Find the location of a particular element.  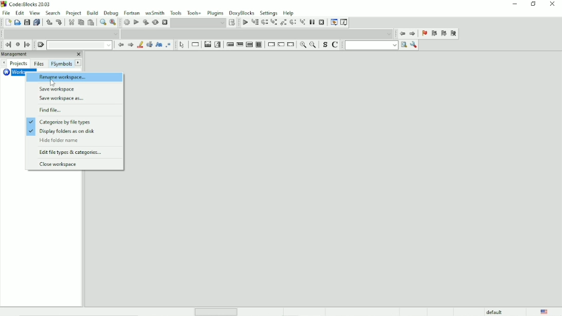

Break debugger is located at coordinates (312, 22).